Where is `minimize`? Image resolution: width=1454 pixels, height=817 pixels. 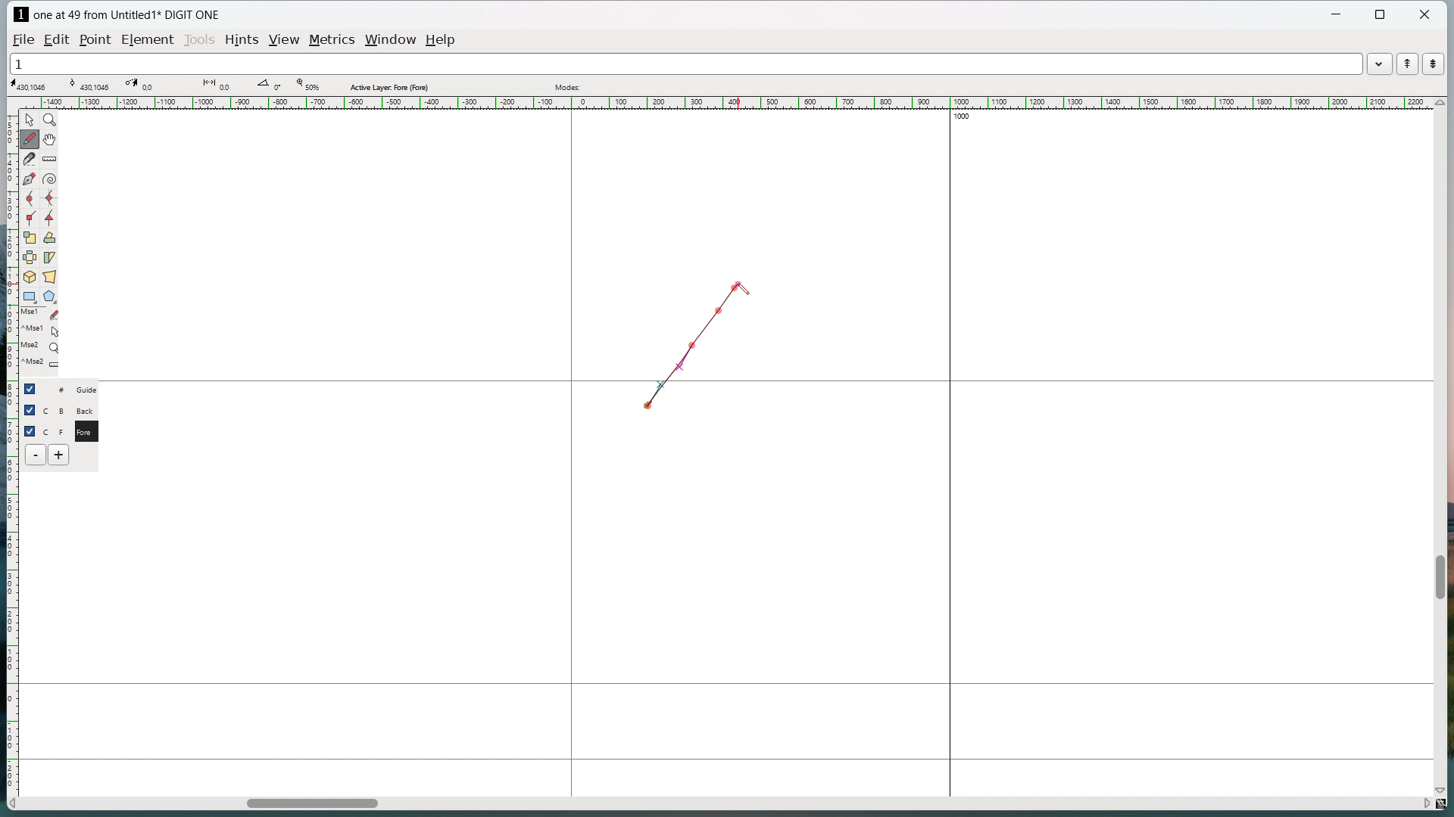
minimize is located at coordinates (1338, 16).